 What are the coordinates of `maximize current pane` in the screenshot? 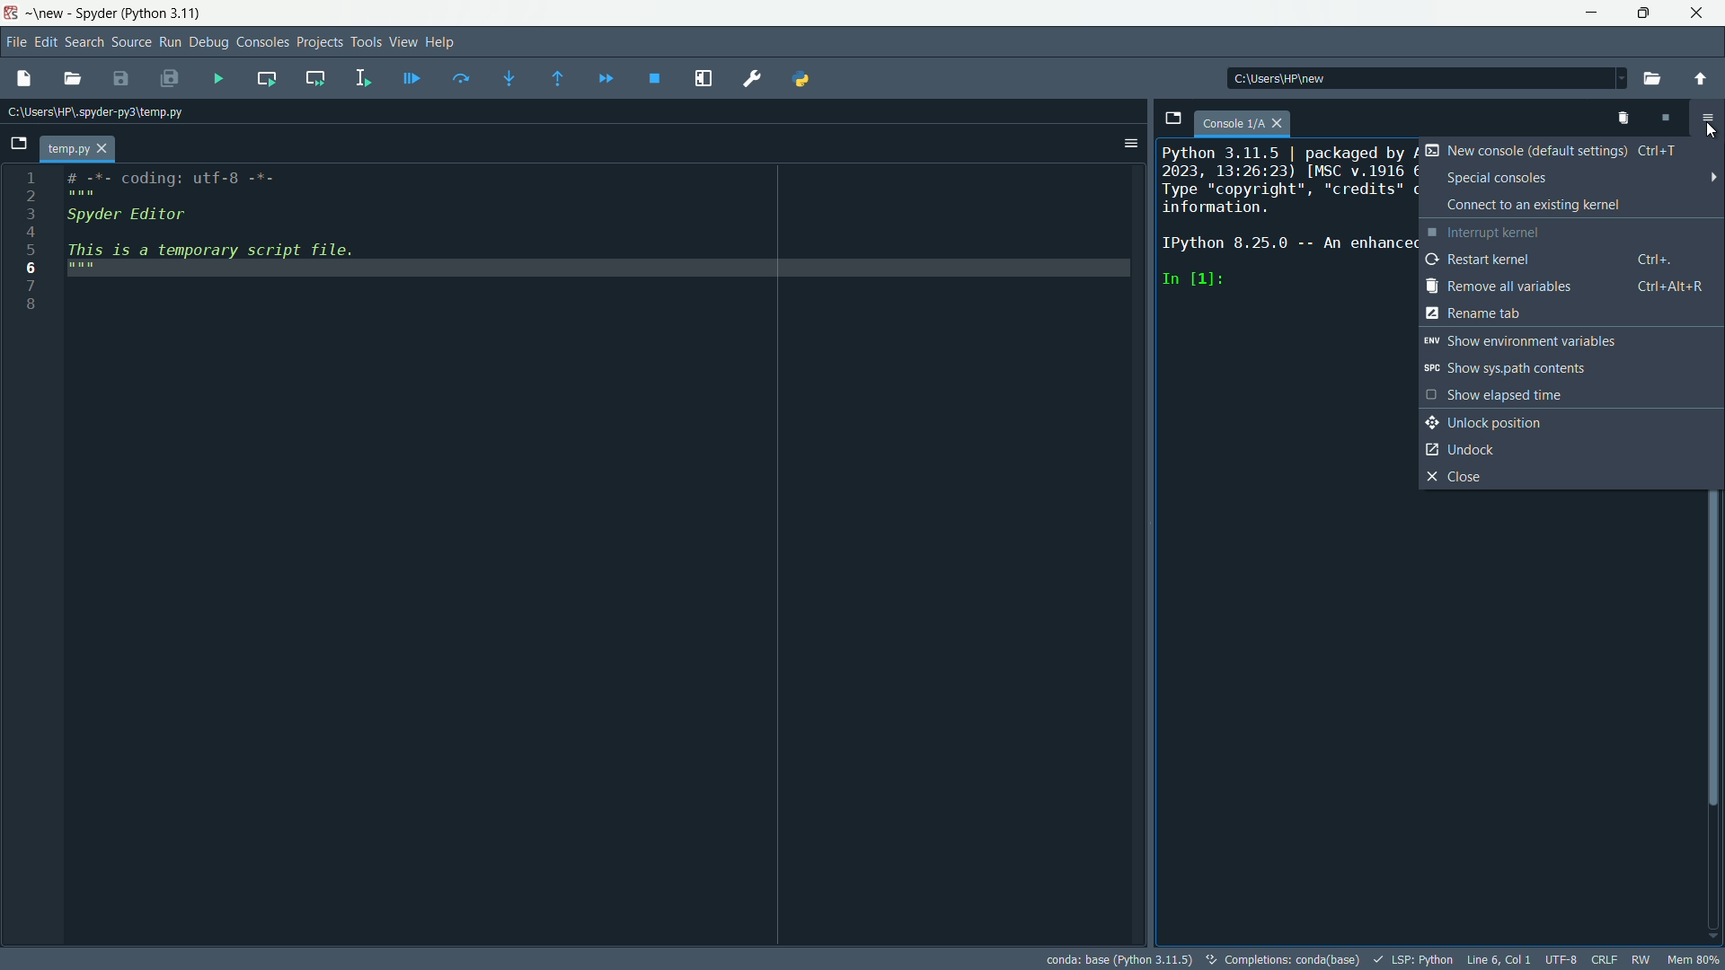 It's located at (703, 77).